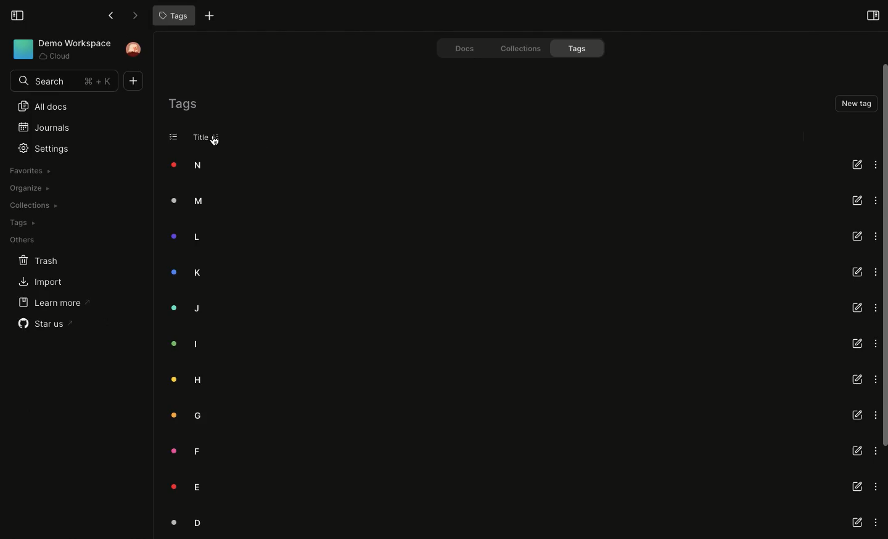 The width and height of the screenshot is (888, 539). Describe the element at coordinates (874, 308) in the screenshot. I see `Options` at that location.